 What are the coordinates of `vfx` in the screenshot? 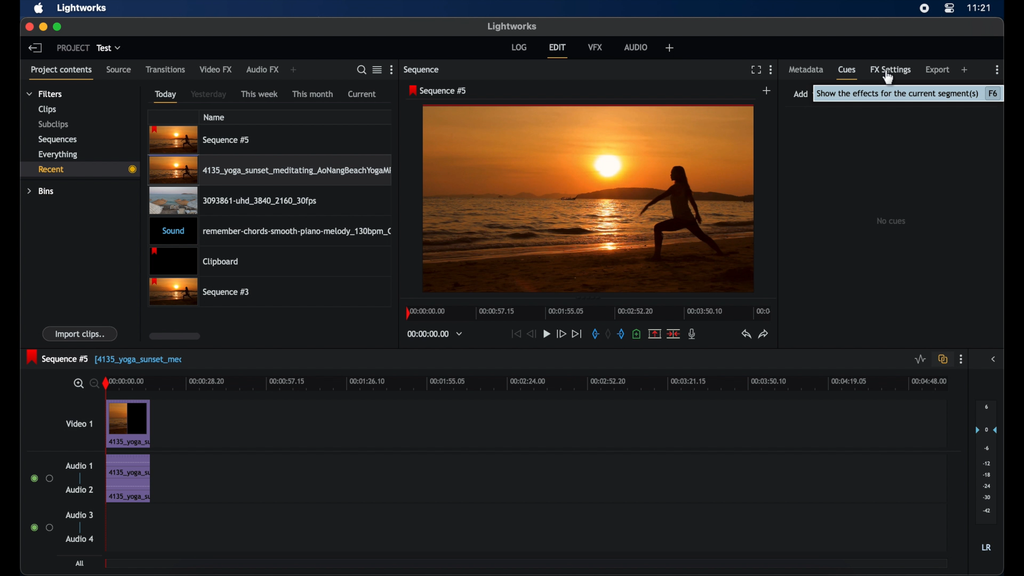 It's located at (595, 46).